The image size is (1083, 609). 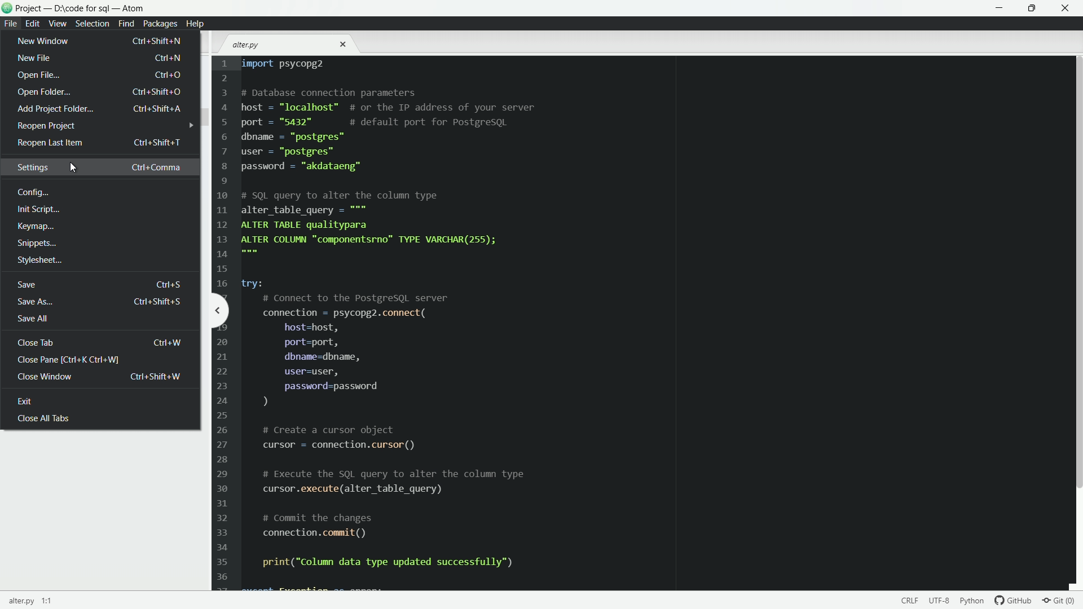 What do you see at coordinates (42, 422) in the screenshot?
I see `close all tabs` at bounding box center [42, 422].